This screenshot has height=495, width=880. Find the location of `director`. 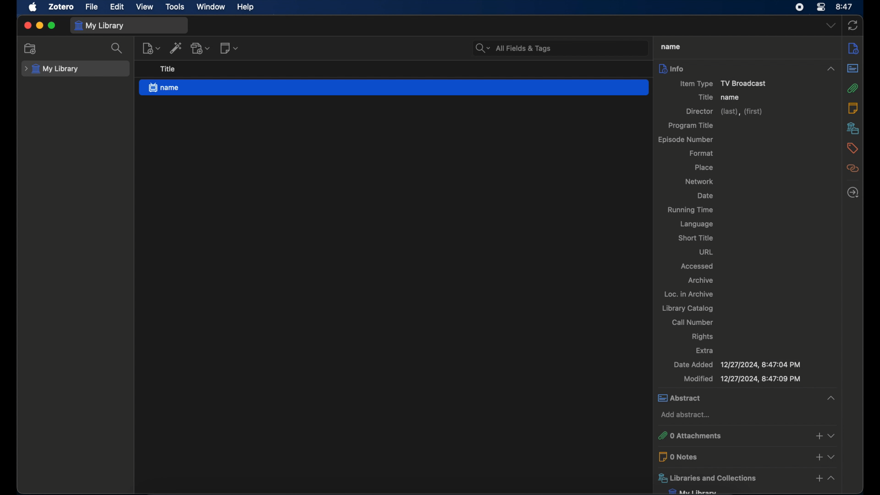

director is located at coordinates (723, 112).